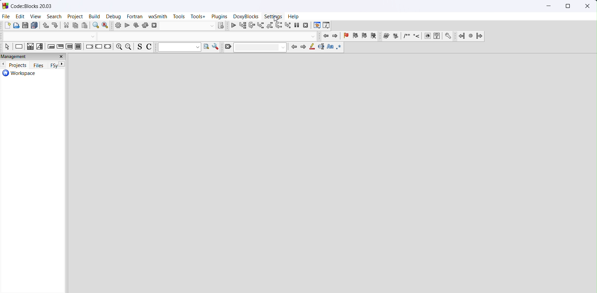 The width and height of the screenshot is (597, 293). What do you see at coordinates (50, 47) in the screenshot?
I see `empty conditional loop` at bounding box center [50, 47].